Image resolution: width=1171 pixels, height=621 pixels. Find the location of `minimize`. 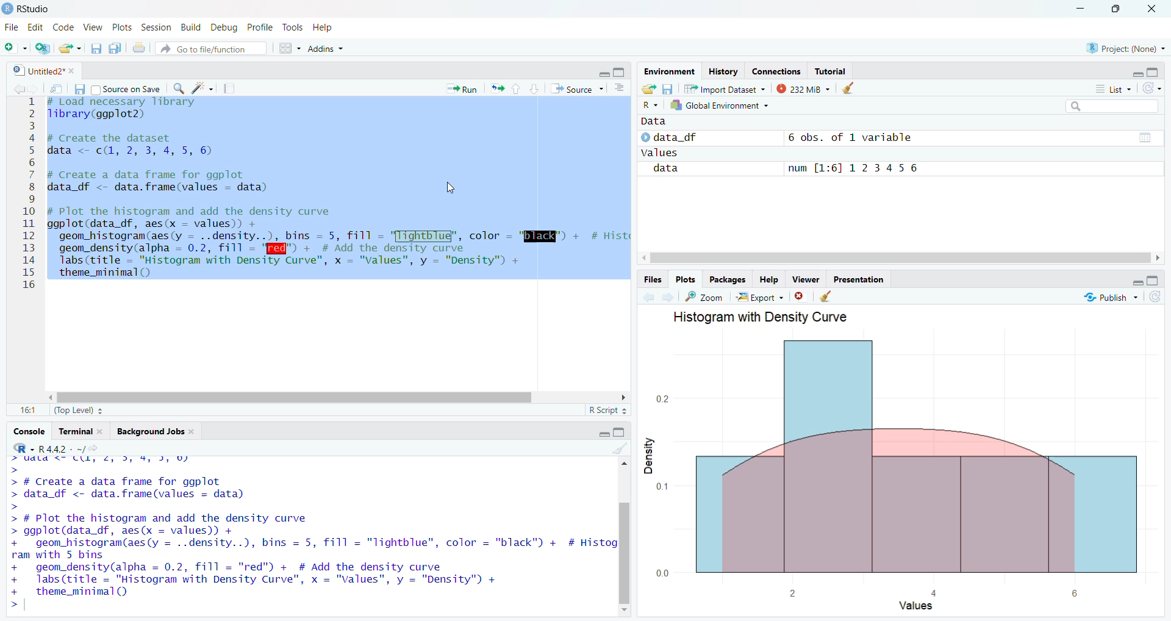

minimize is located at coordinates (1139, 283).